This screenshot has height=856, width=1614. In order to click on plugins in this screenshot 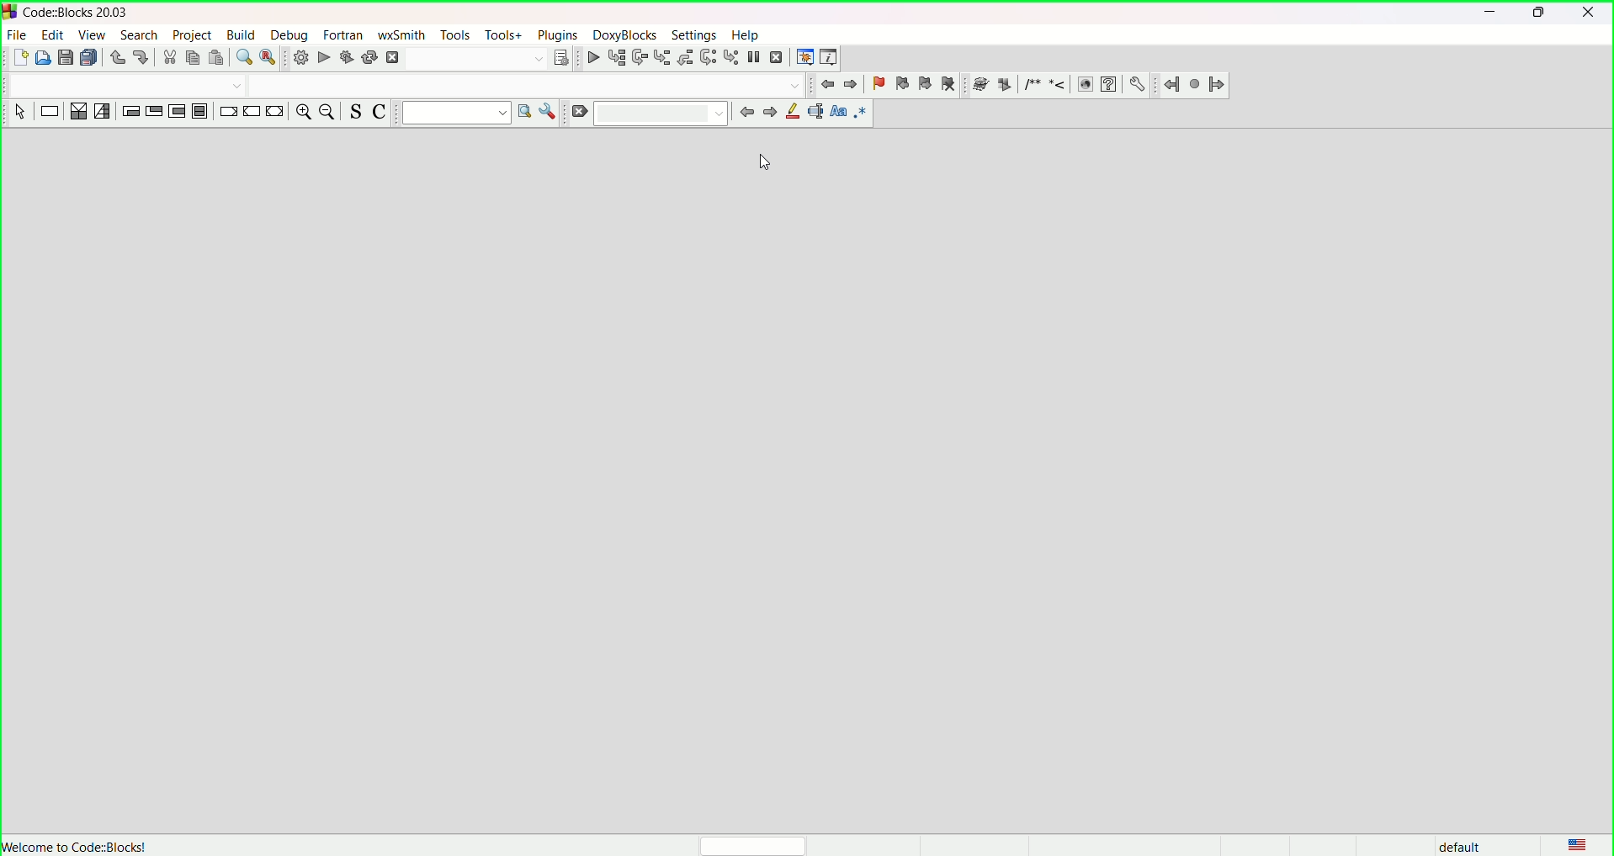, I will do `click(555, 34)`.